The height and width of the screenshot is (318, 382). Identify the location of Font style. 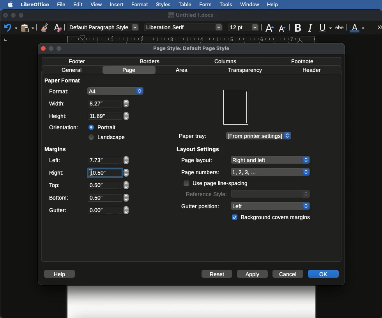
(184, 27).